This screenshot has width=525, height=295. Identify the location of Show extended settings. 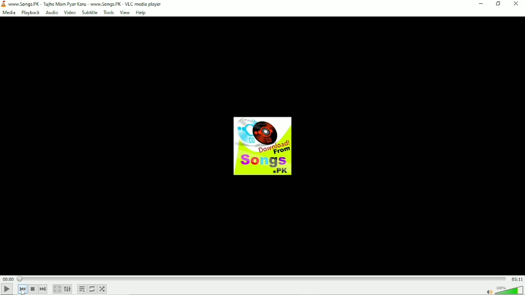
(68, 289).